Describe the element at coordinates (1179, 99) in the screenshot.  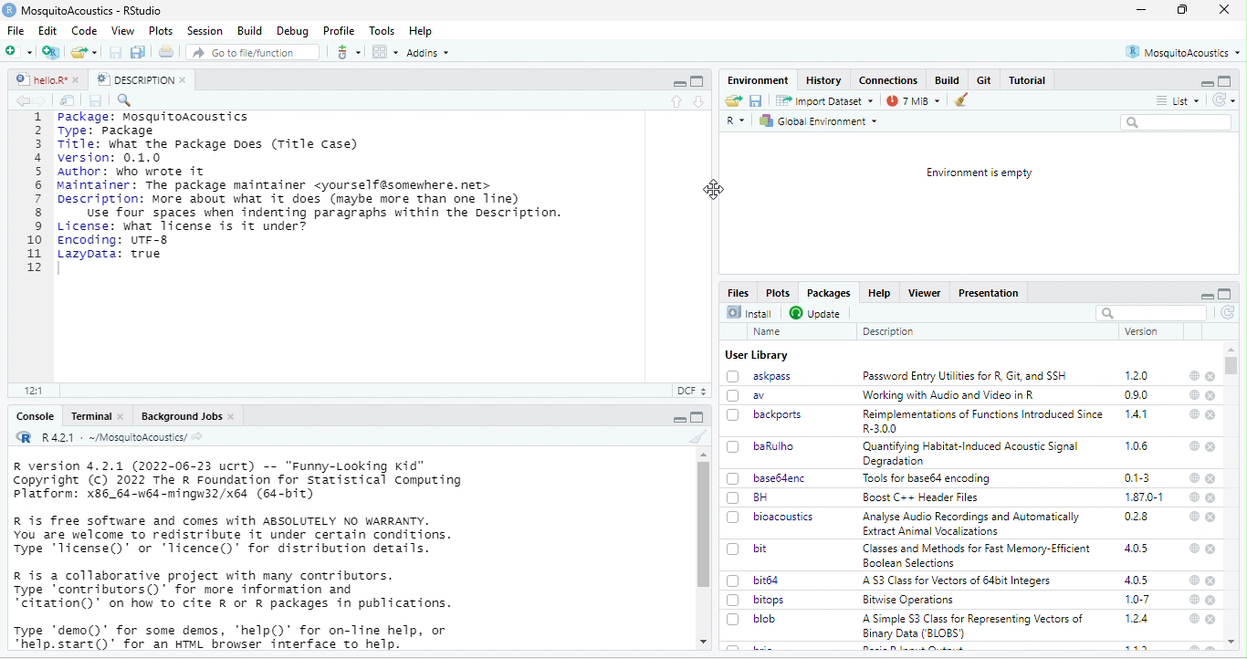
I see `List` at that location.